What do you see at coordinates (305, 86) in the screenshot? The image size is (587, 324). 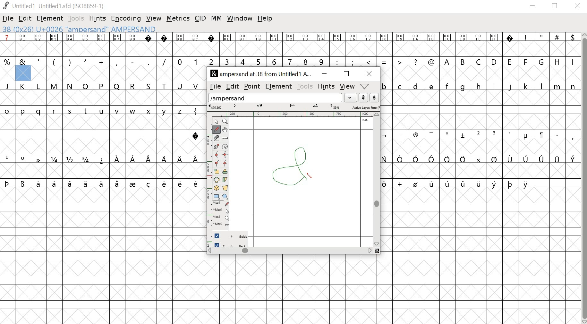 I see `tools` at bounding box center [305, 86].